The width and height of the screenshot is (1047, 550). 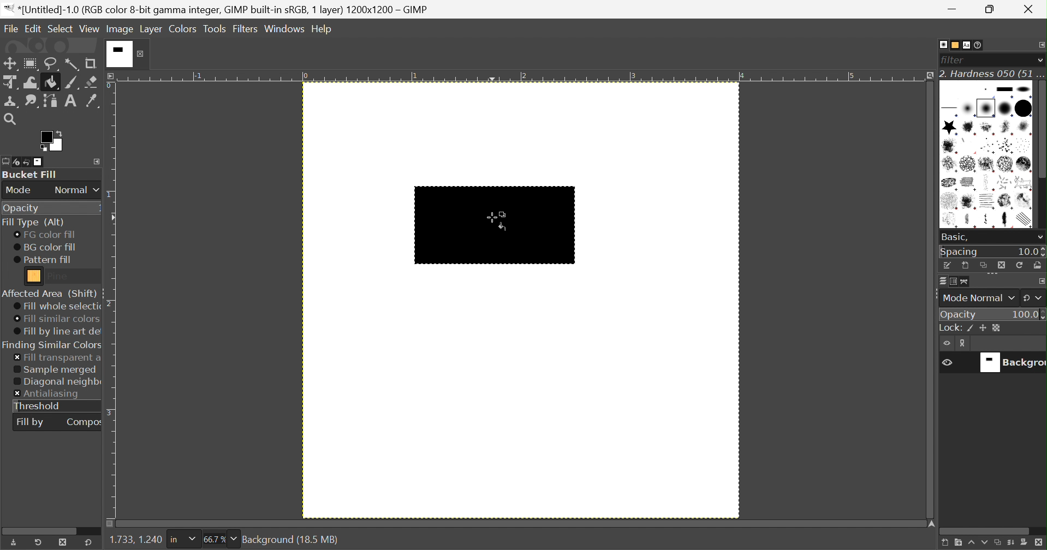 I want to click on Raise this layer one step in the layer stack, so click(x=971, y=544).